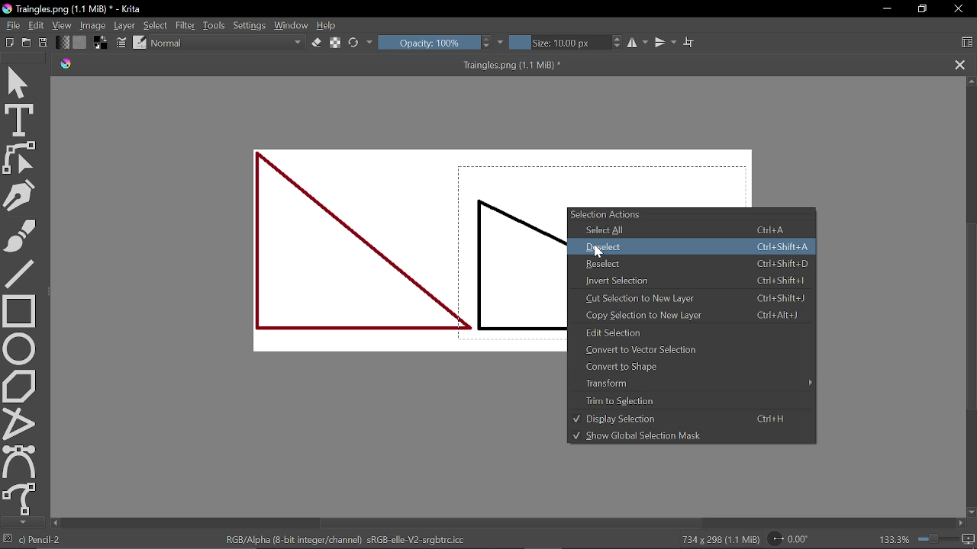 The image size is (977, 549). I want to click on Help, so click(328, 26).